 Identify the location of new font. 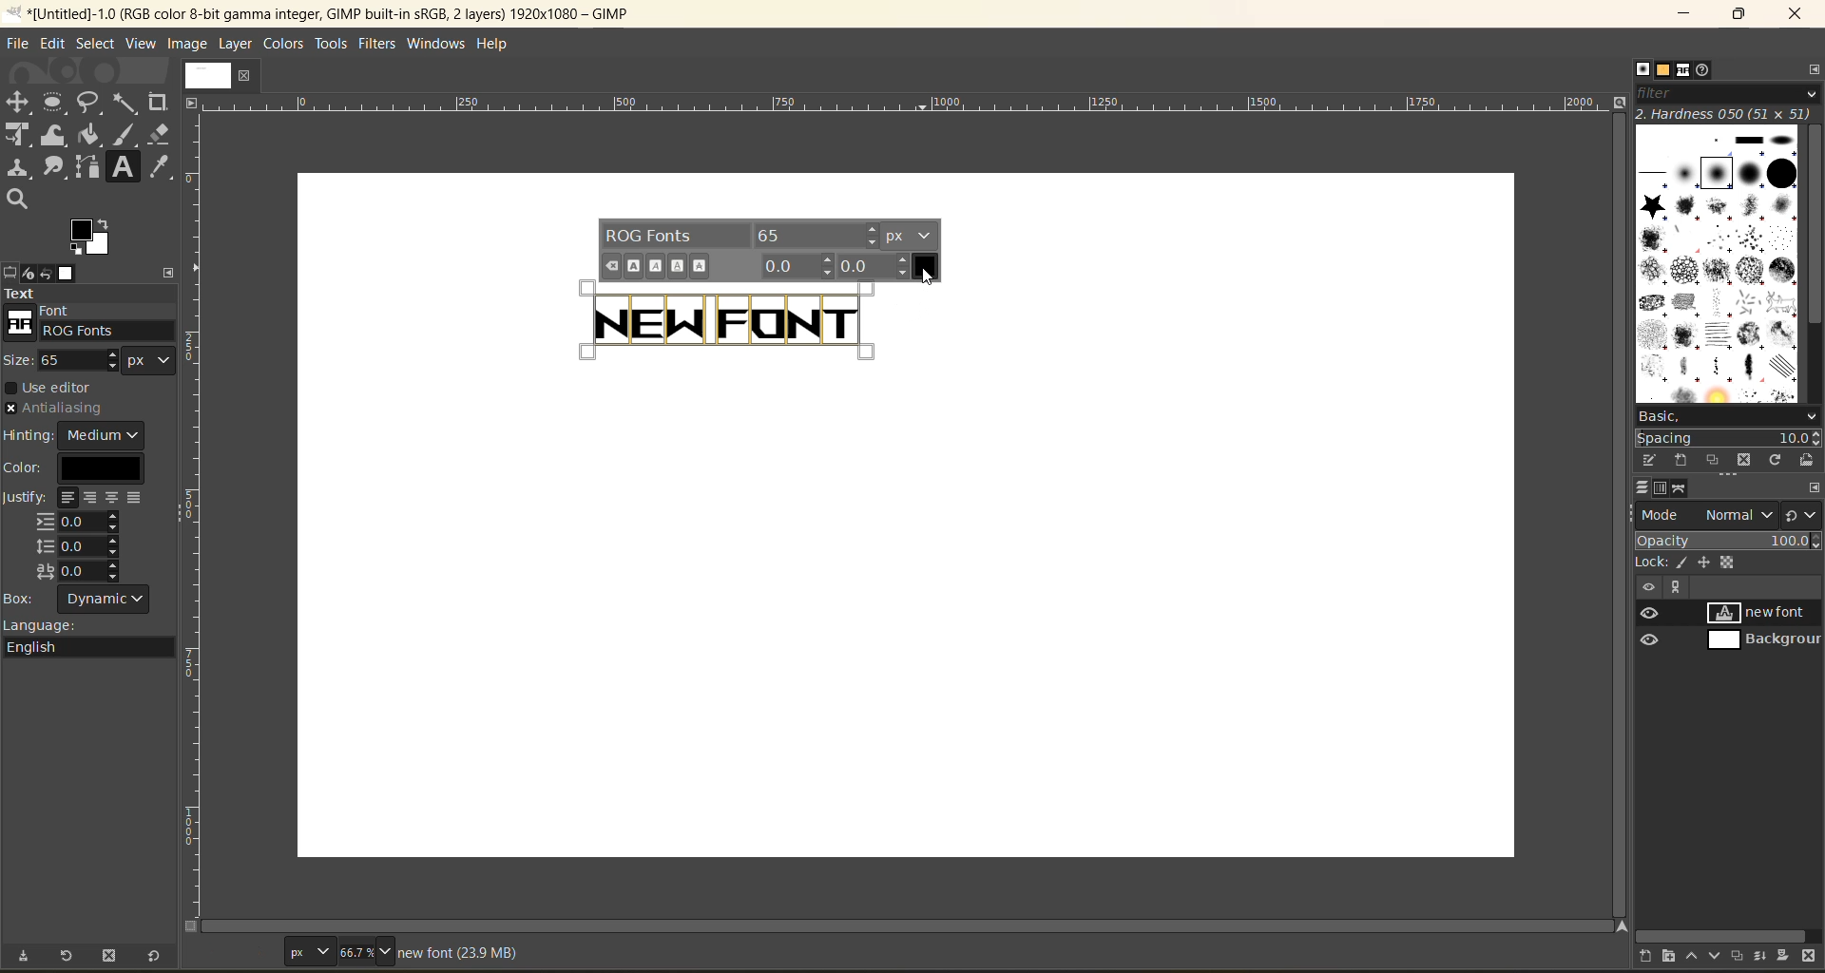
(1764, 612).